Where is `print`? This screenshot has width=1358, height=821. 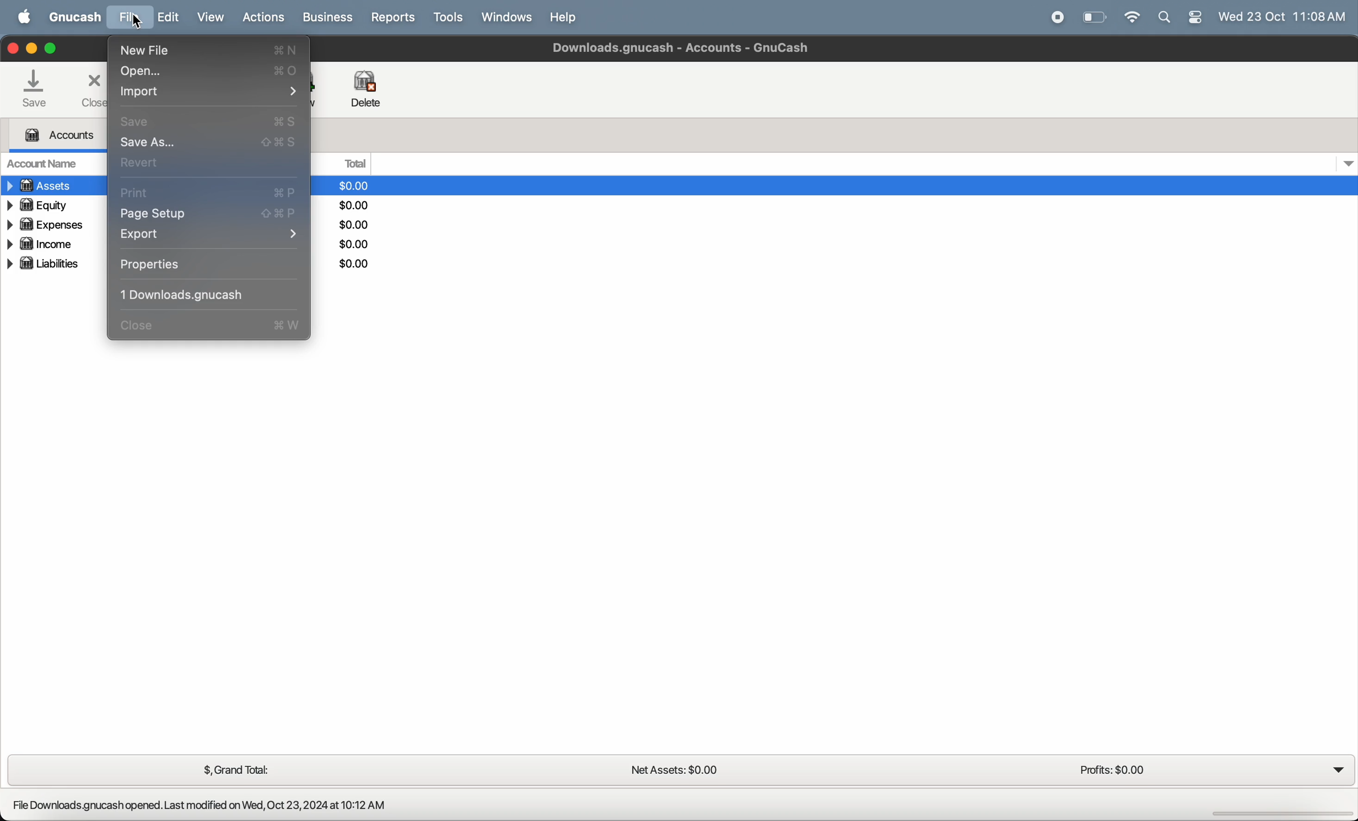 print is located at coordinates (206, 191).